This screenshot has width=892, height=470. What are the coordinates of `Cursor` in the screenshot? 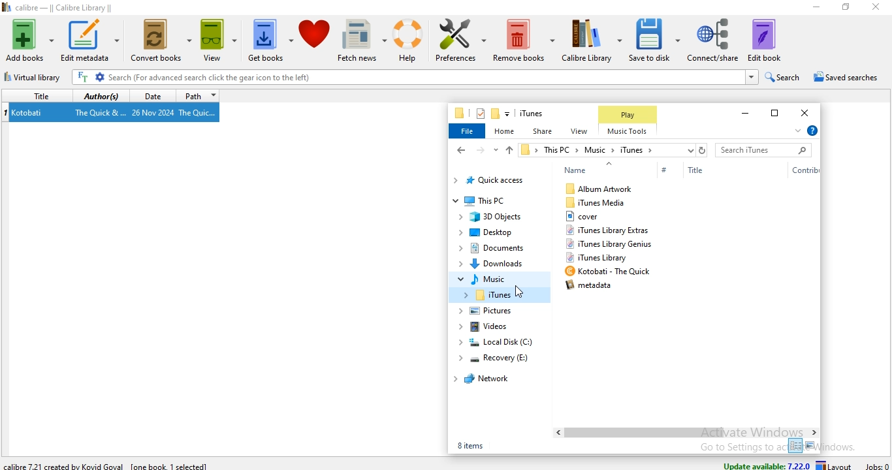 It's located at (518, 293).